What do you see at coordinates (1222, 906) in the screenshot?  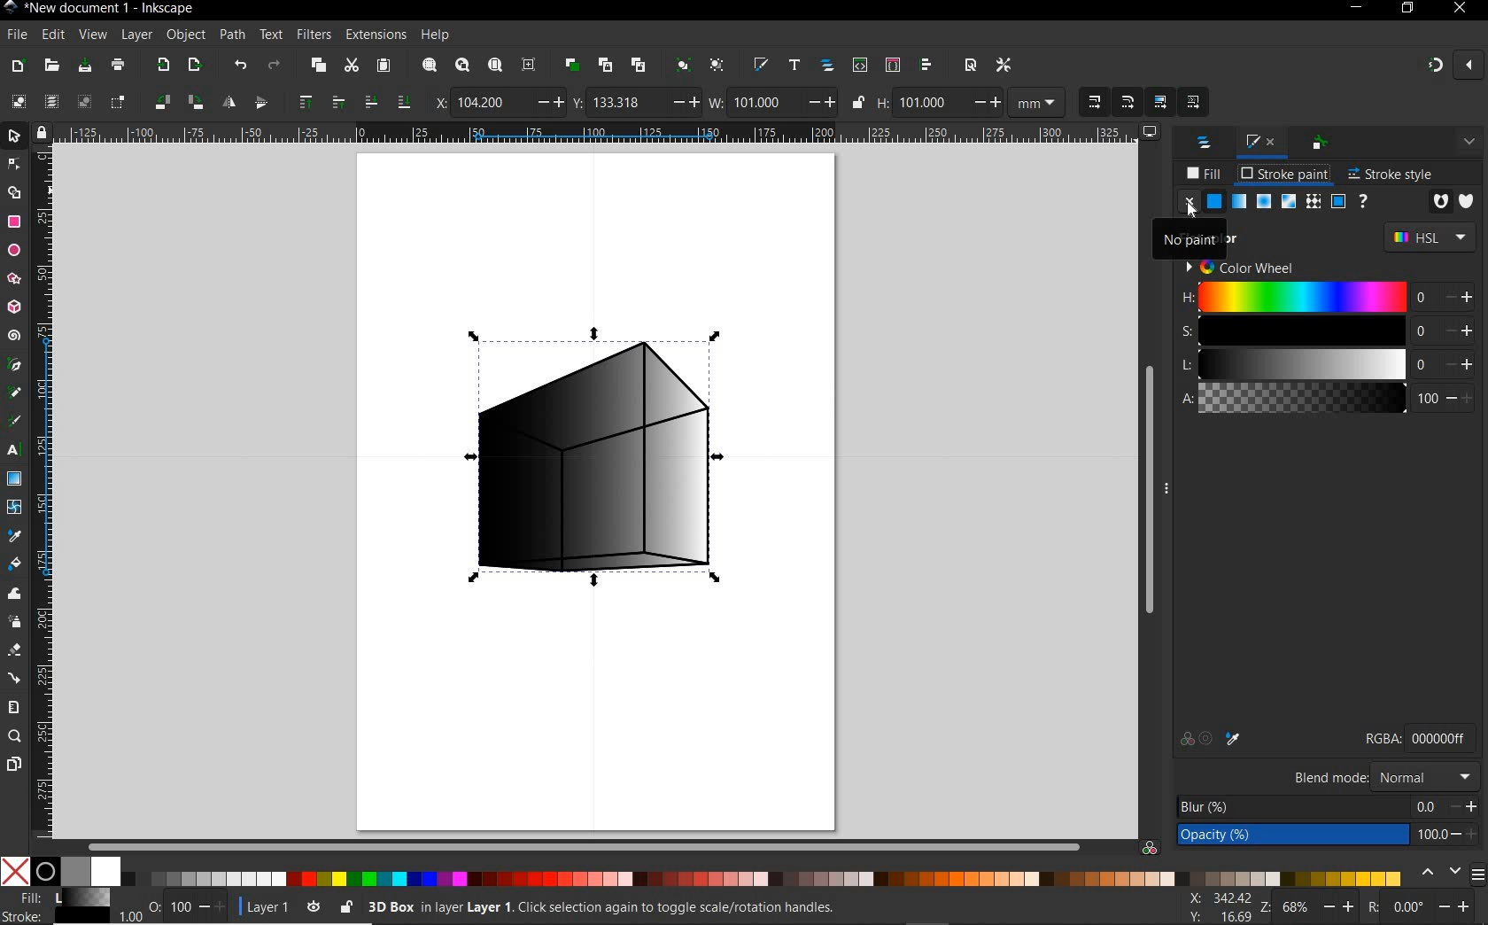 I see `CURSOR COORDINATES` at bounding box center [1222, 906].